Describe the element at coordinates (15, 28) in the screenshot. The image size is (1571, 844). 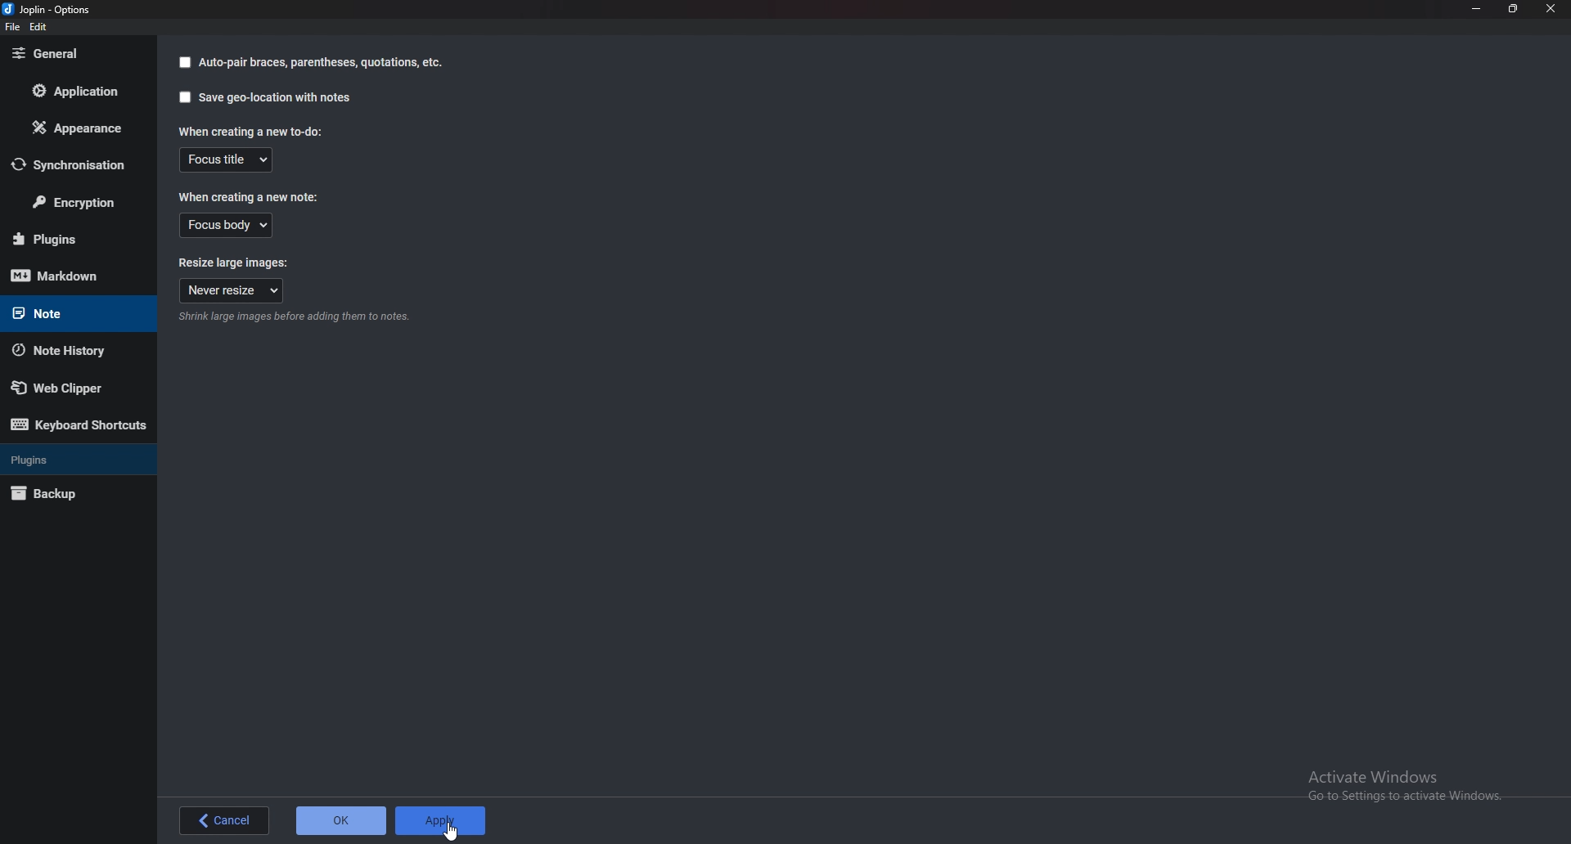
I see `File` at that location.